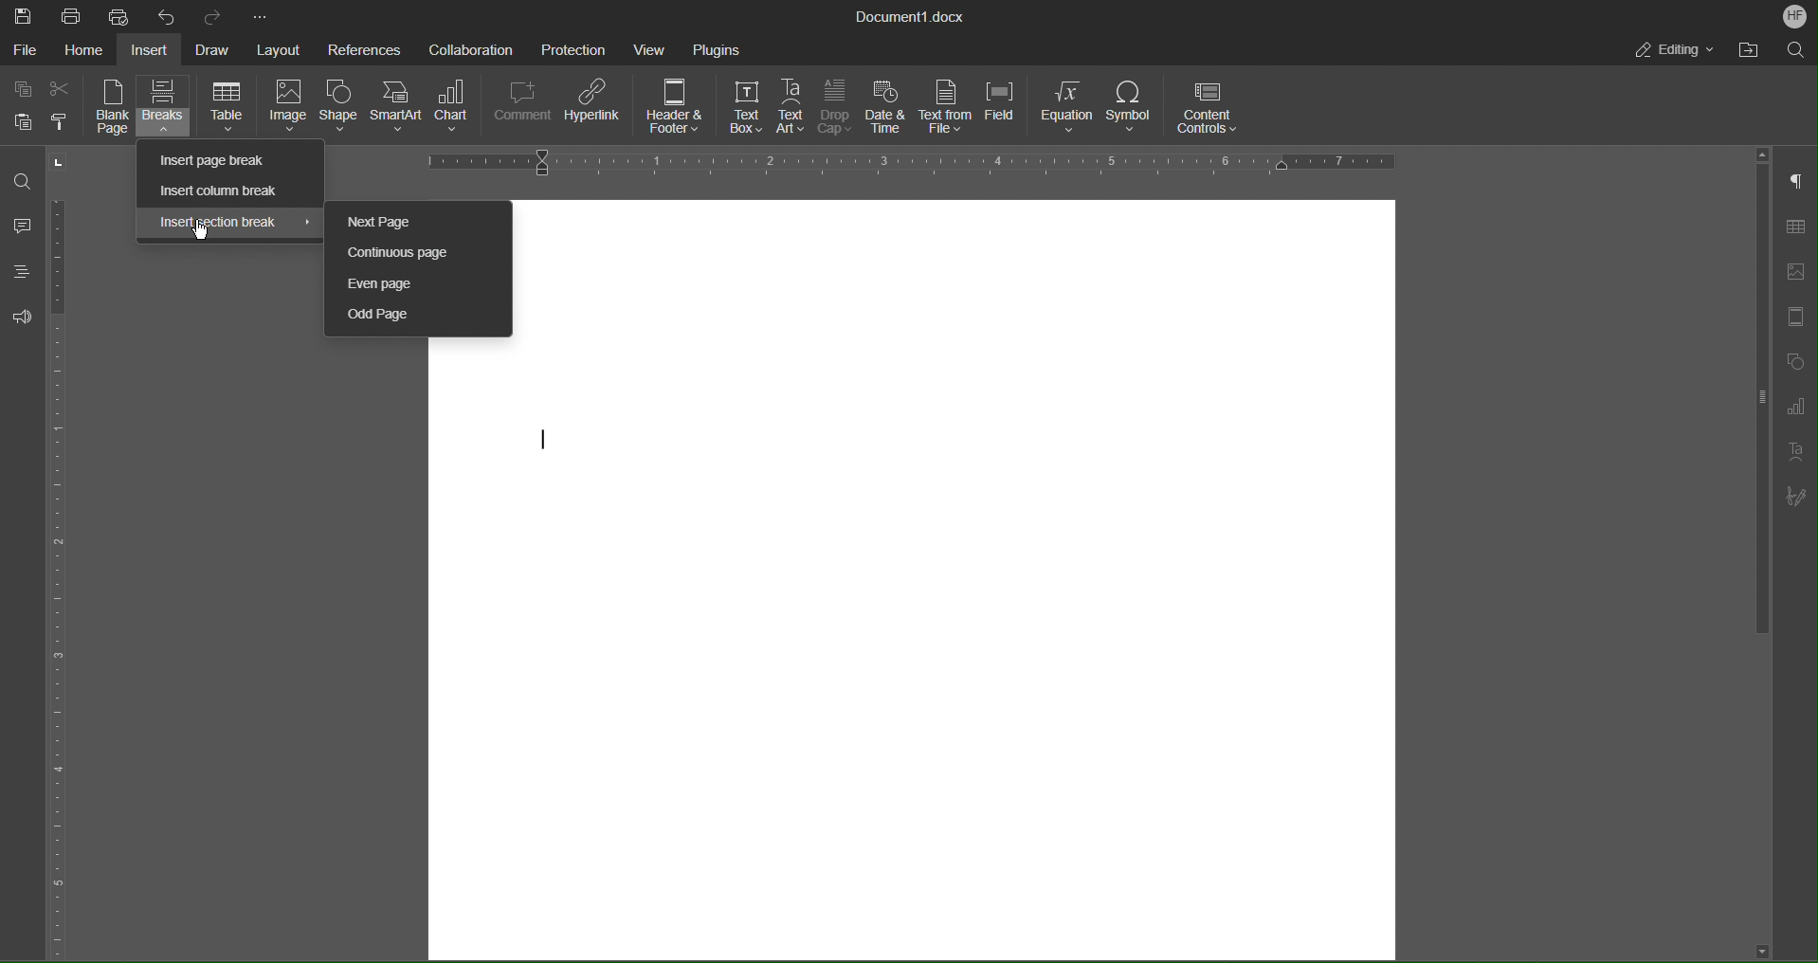 This screenshot has width=1818, height=963. I want to click on Comment, so click(521, 109).